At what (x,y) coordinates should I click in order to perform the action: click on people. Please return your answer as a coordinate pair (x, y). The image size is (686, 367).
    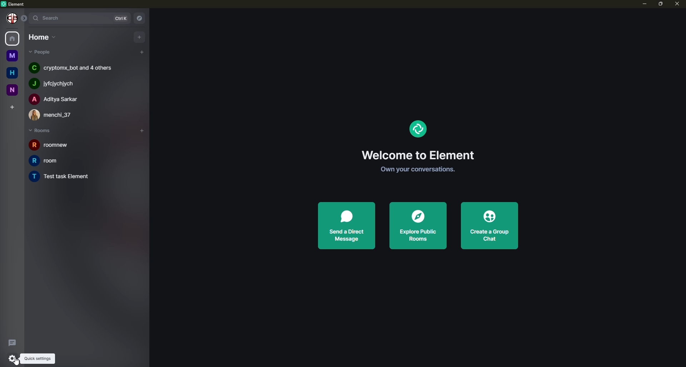
    Looking at the image, I should click on (56, 99).